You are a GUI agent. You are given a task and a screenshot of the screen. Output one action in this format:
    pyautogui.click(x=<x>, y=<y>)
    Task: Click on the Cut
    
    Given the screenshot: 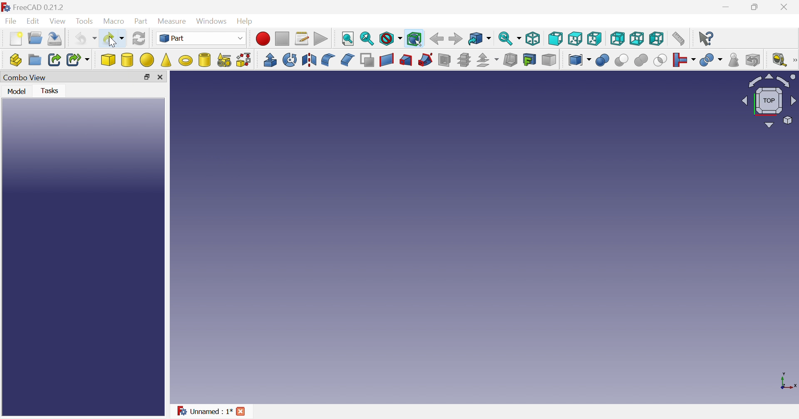 What is the action you would take?
    pyautogui.click(x=622, y=61)
    